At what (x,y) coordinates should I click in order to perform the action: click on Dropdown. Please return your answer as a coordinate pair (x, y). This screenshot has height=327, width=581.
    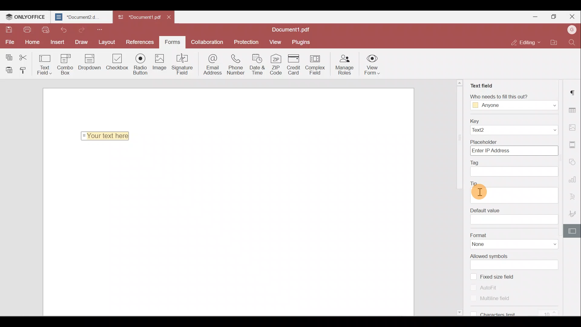
    Looking at the image, I should click on (548, 105).